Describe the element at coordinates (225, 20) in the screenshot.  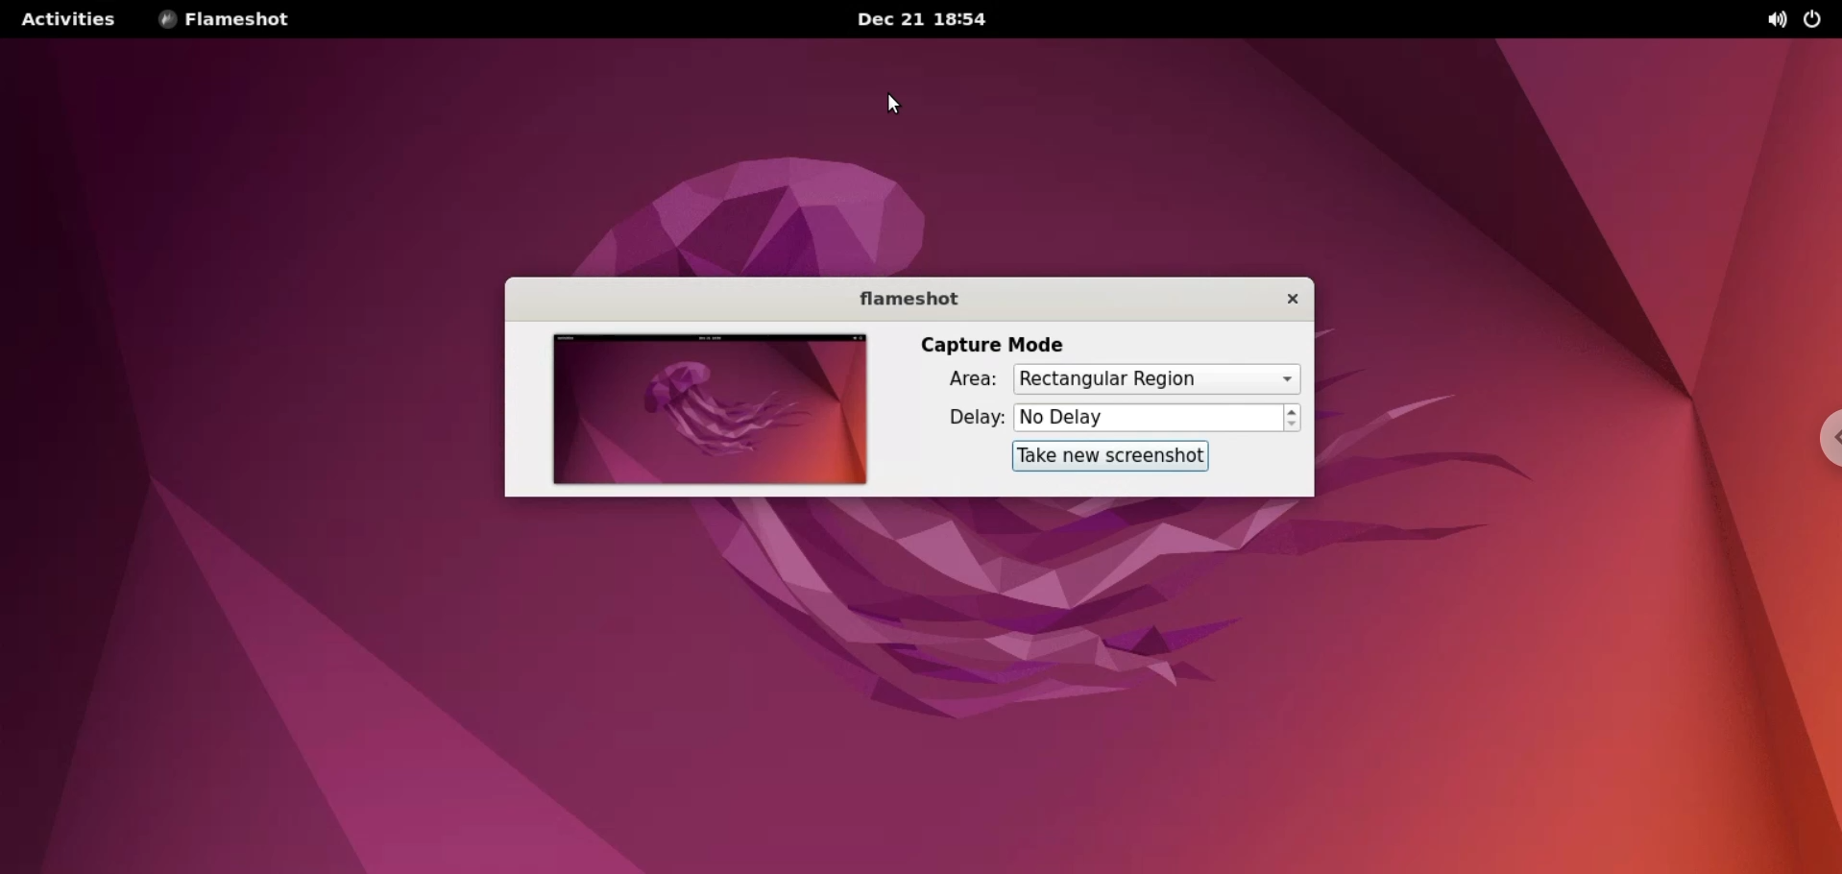
I see `flameshot options` at that location.